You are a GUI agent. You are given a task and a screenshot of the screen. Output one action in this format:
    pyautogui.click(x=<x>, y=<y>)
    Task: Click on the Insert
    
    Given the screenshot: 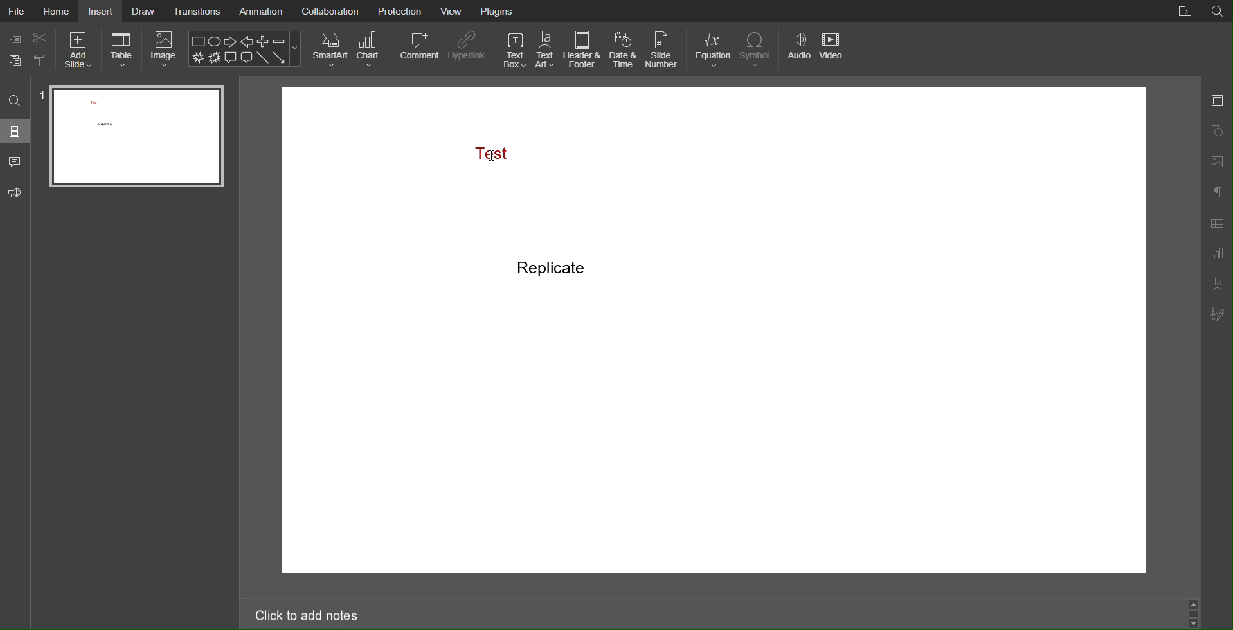 What is the action you would take?
    pyautogui.click(x=103, y=12)
    